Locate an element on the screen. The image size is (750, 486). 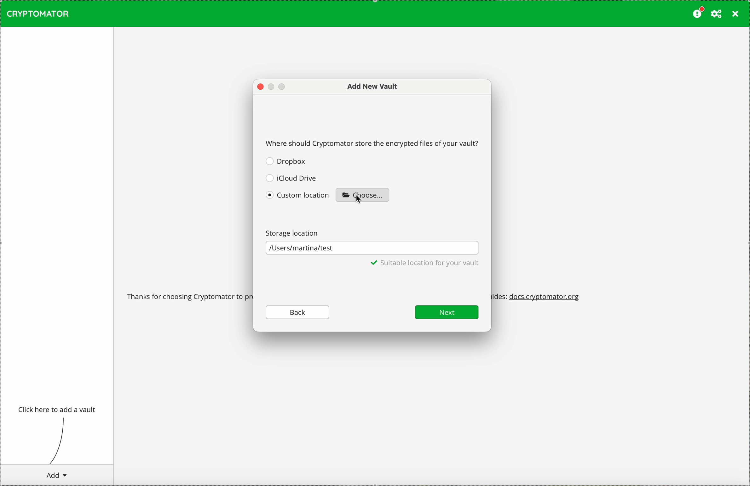
storage location is located at coordinates (295, 232).